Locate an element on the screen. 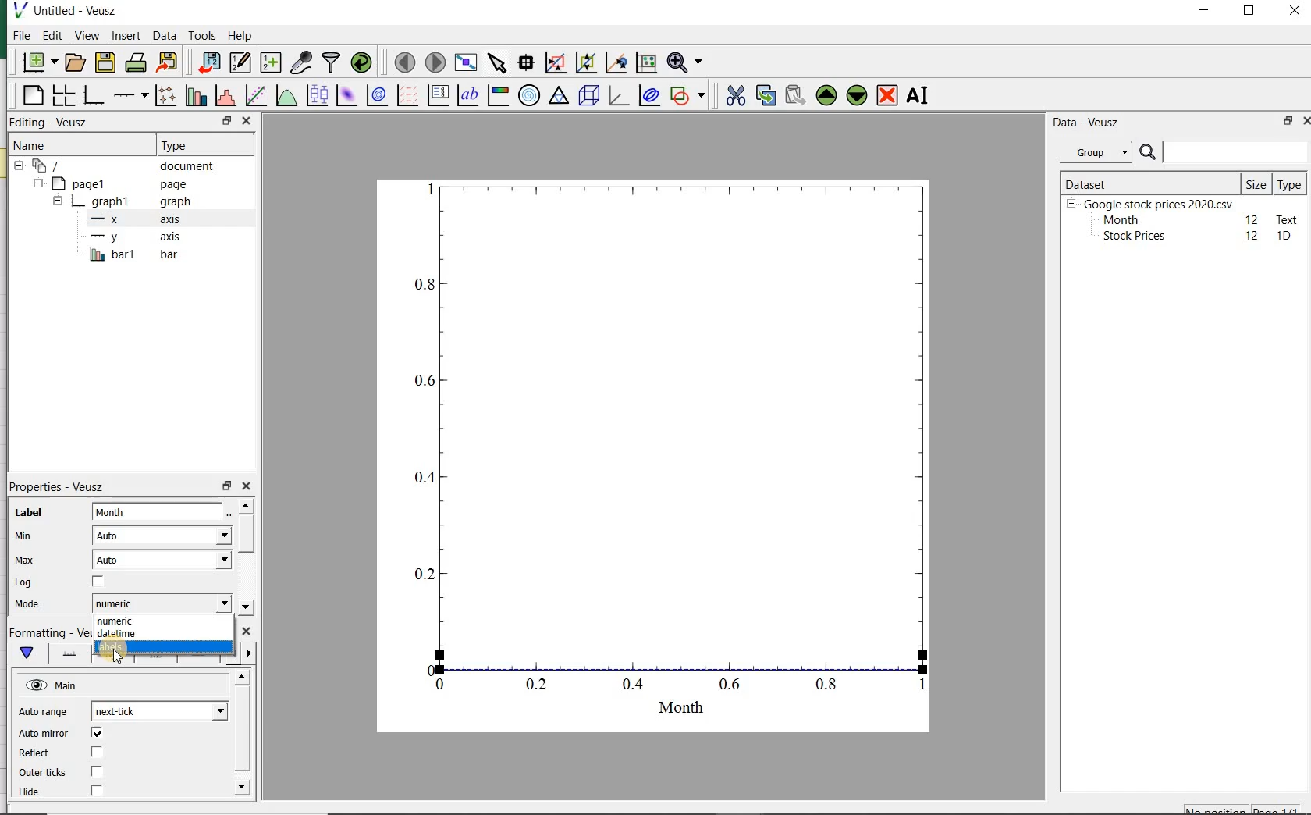 The image size is (1311, 815). bar1 is located at coordinates (130, 255).